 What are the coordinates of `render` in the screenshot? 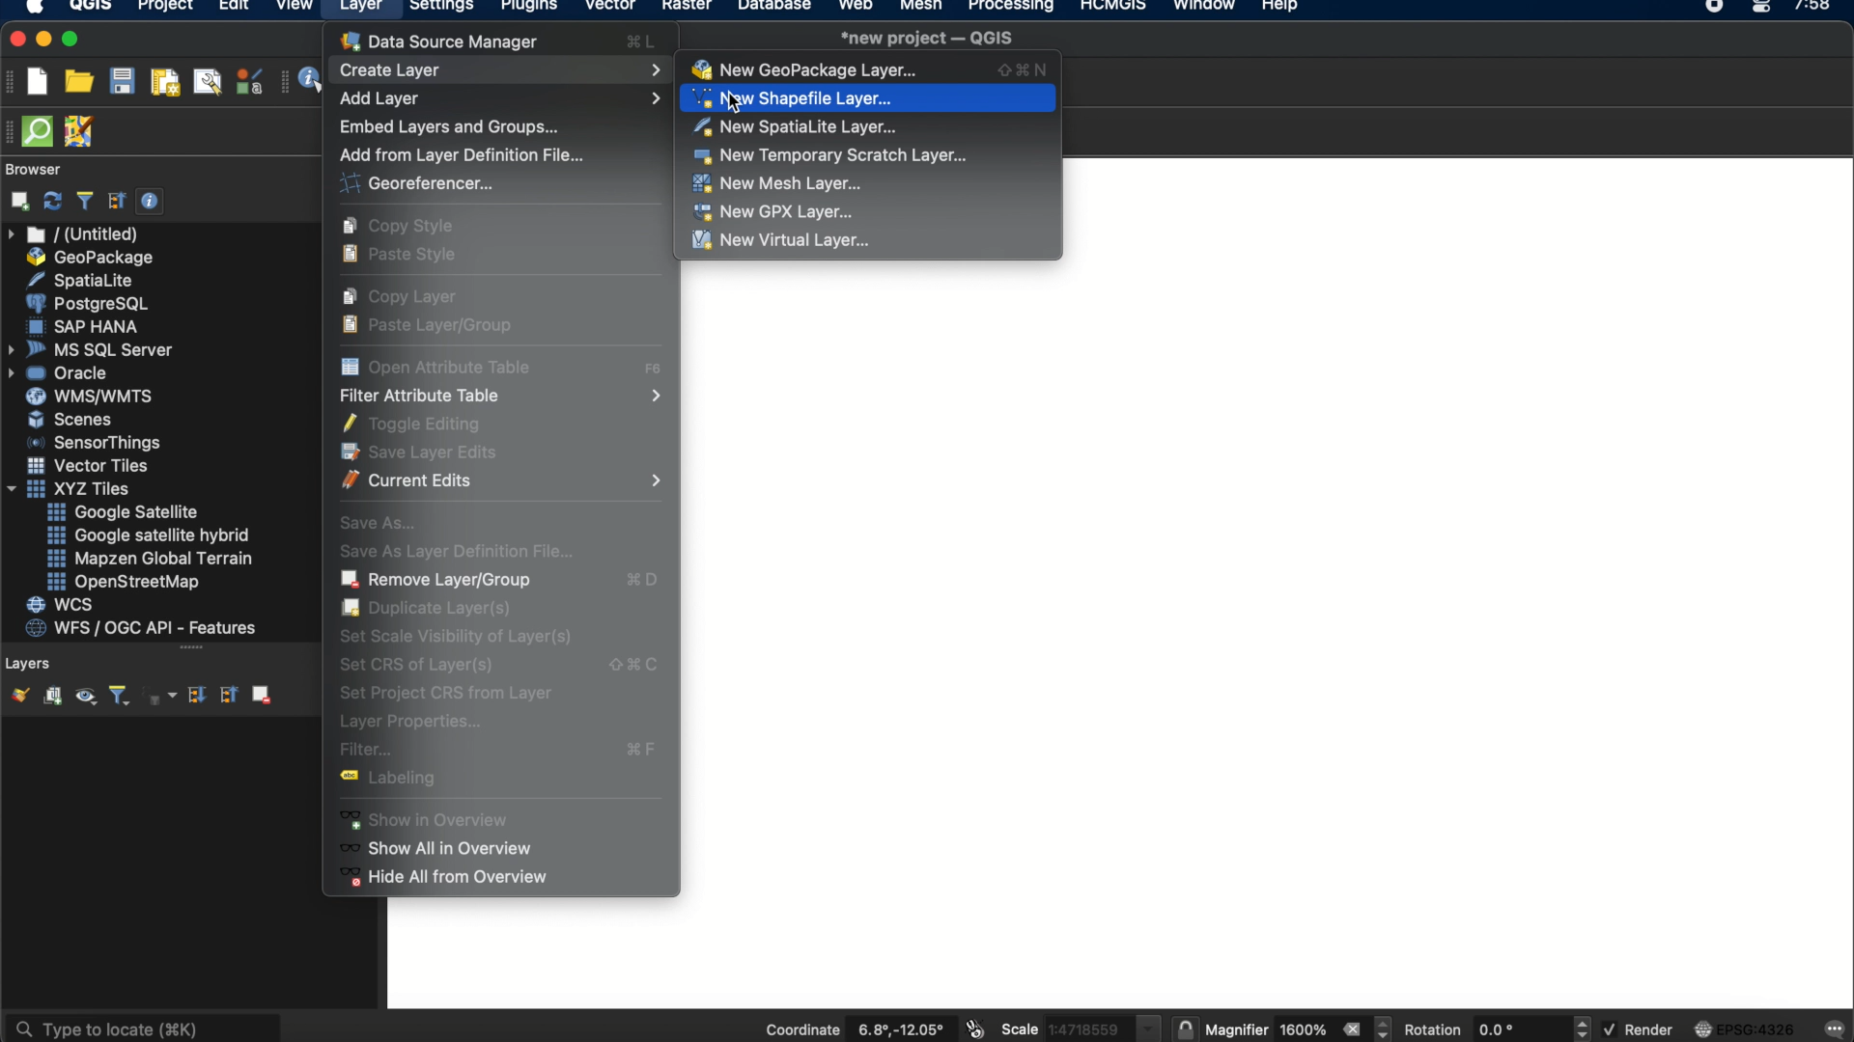 It's located at (1641, 1030).